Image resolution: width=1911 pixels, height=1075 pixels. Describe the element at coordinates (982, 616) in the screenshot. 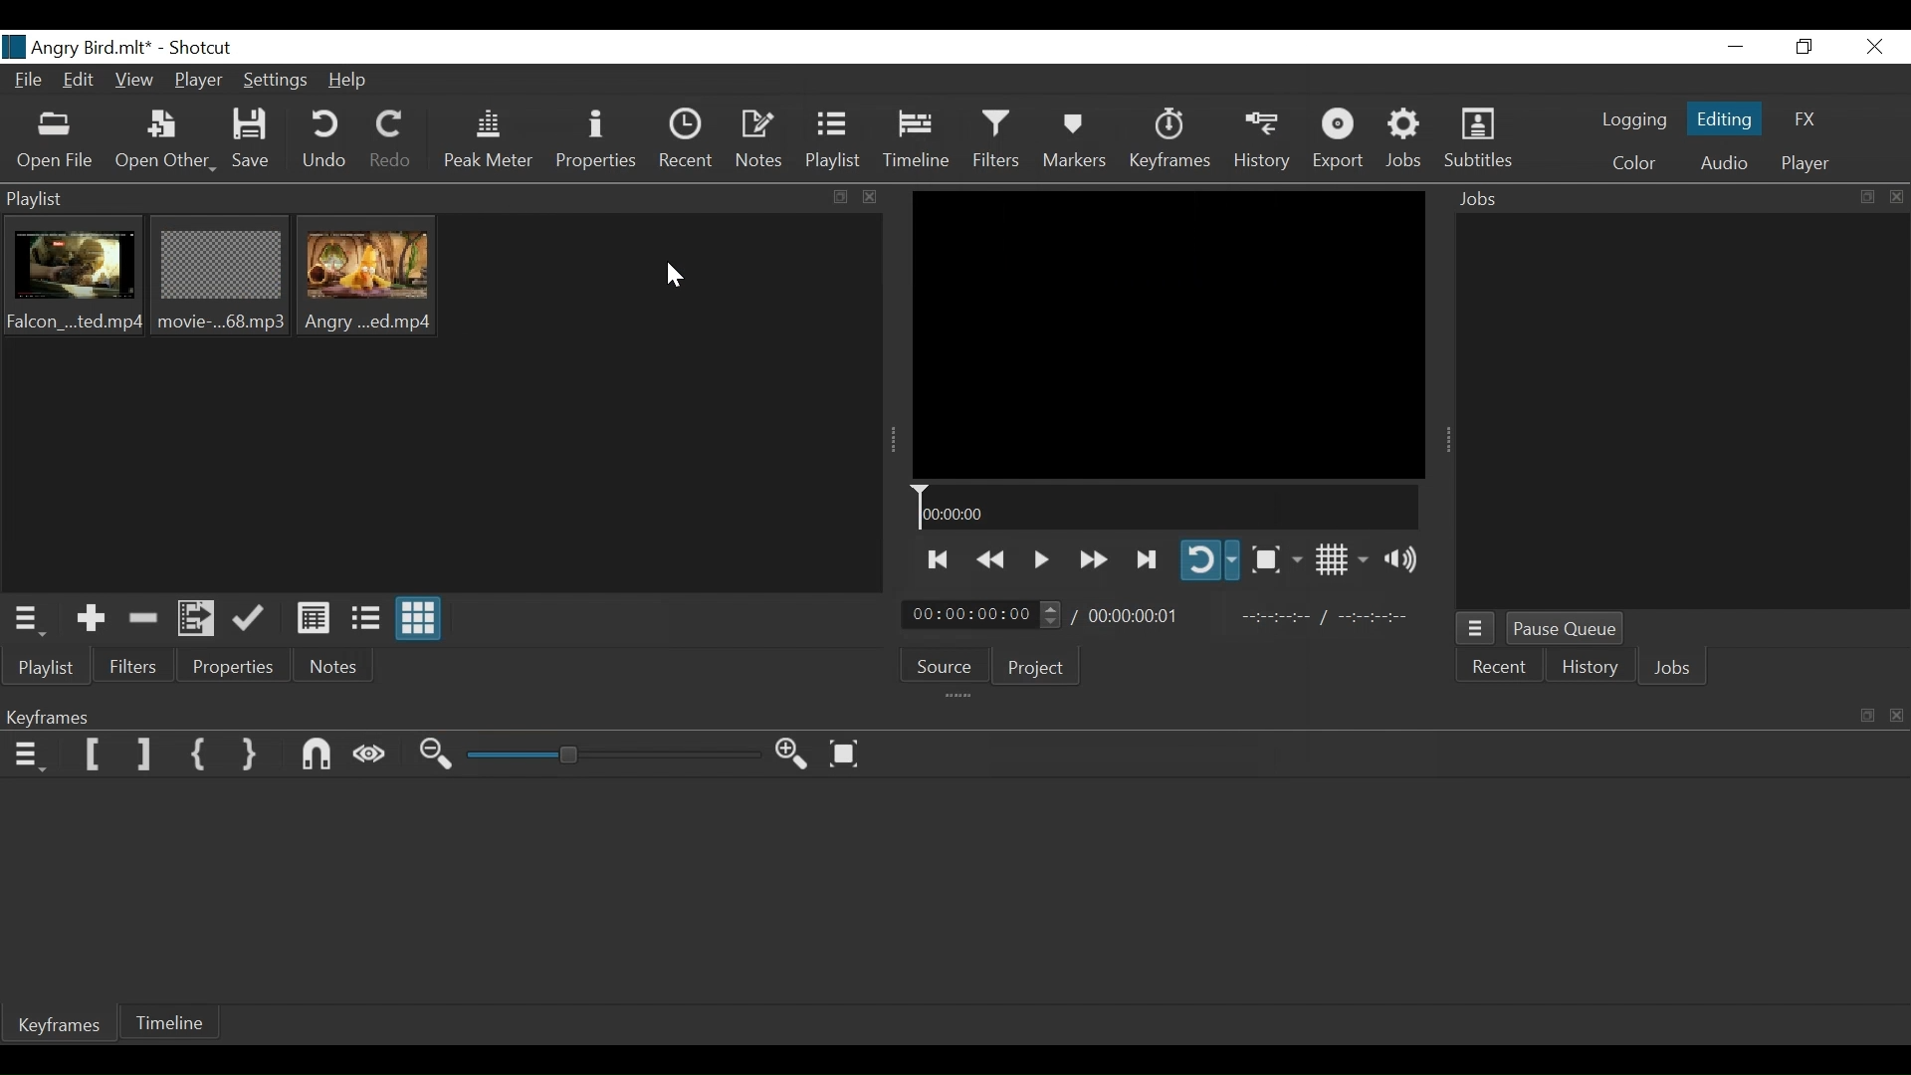

I see `Current Duration` at that location.